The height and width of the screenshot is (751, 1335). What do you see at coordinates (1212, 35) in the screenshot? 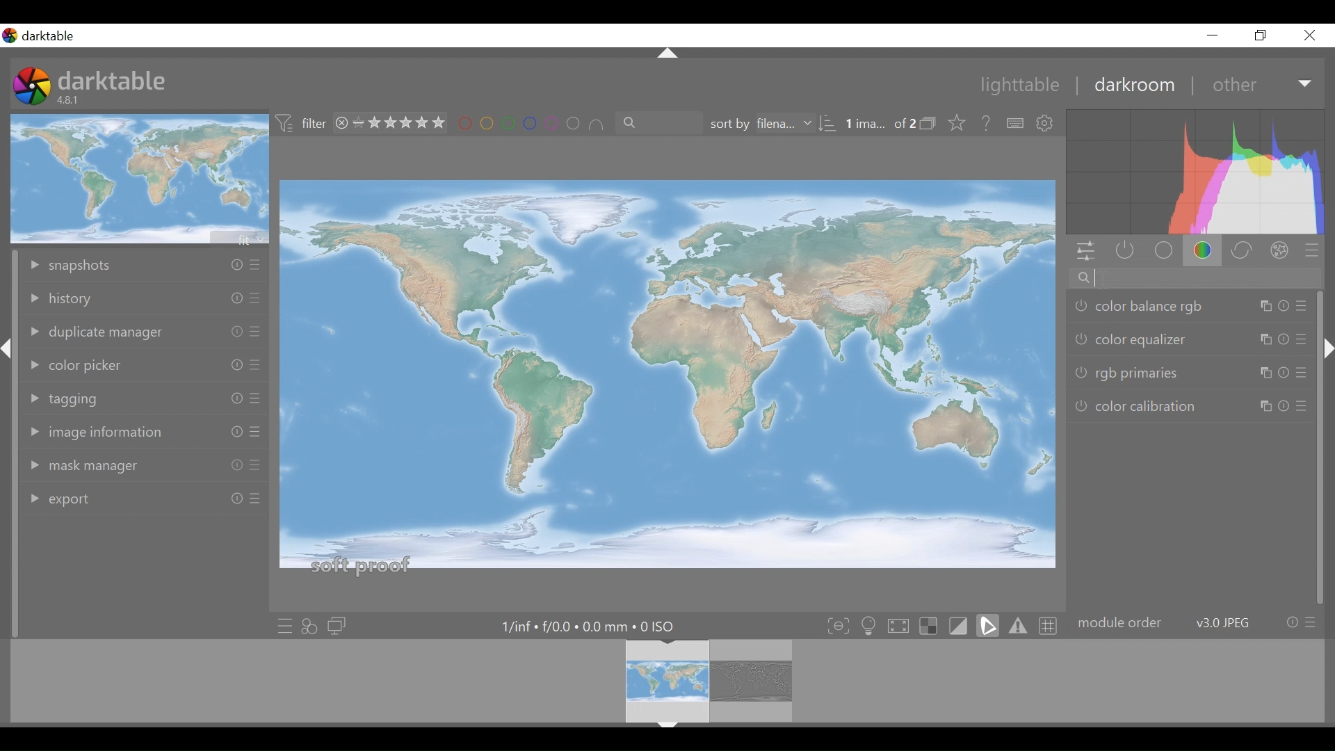
I see `minimize` at bounding box center [1212, 35].